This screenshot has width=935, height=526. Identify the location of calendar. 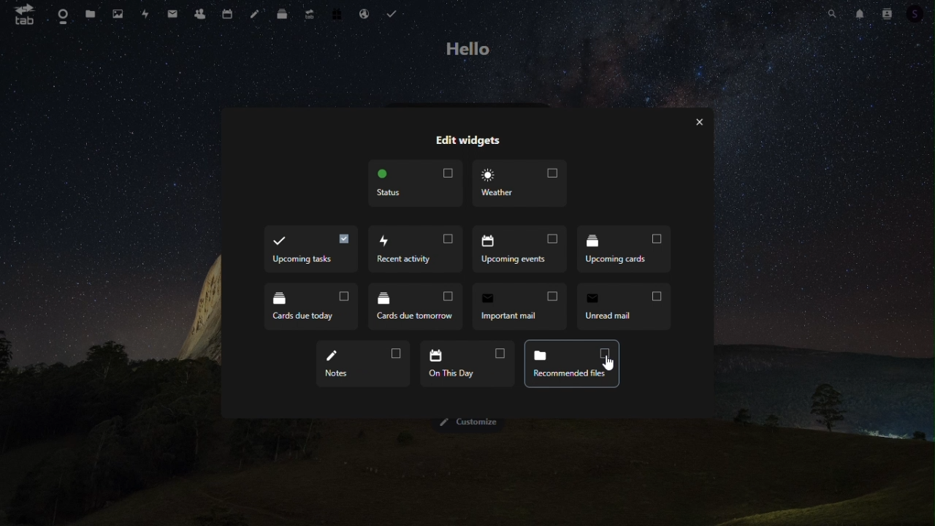
(229, 14).